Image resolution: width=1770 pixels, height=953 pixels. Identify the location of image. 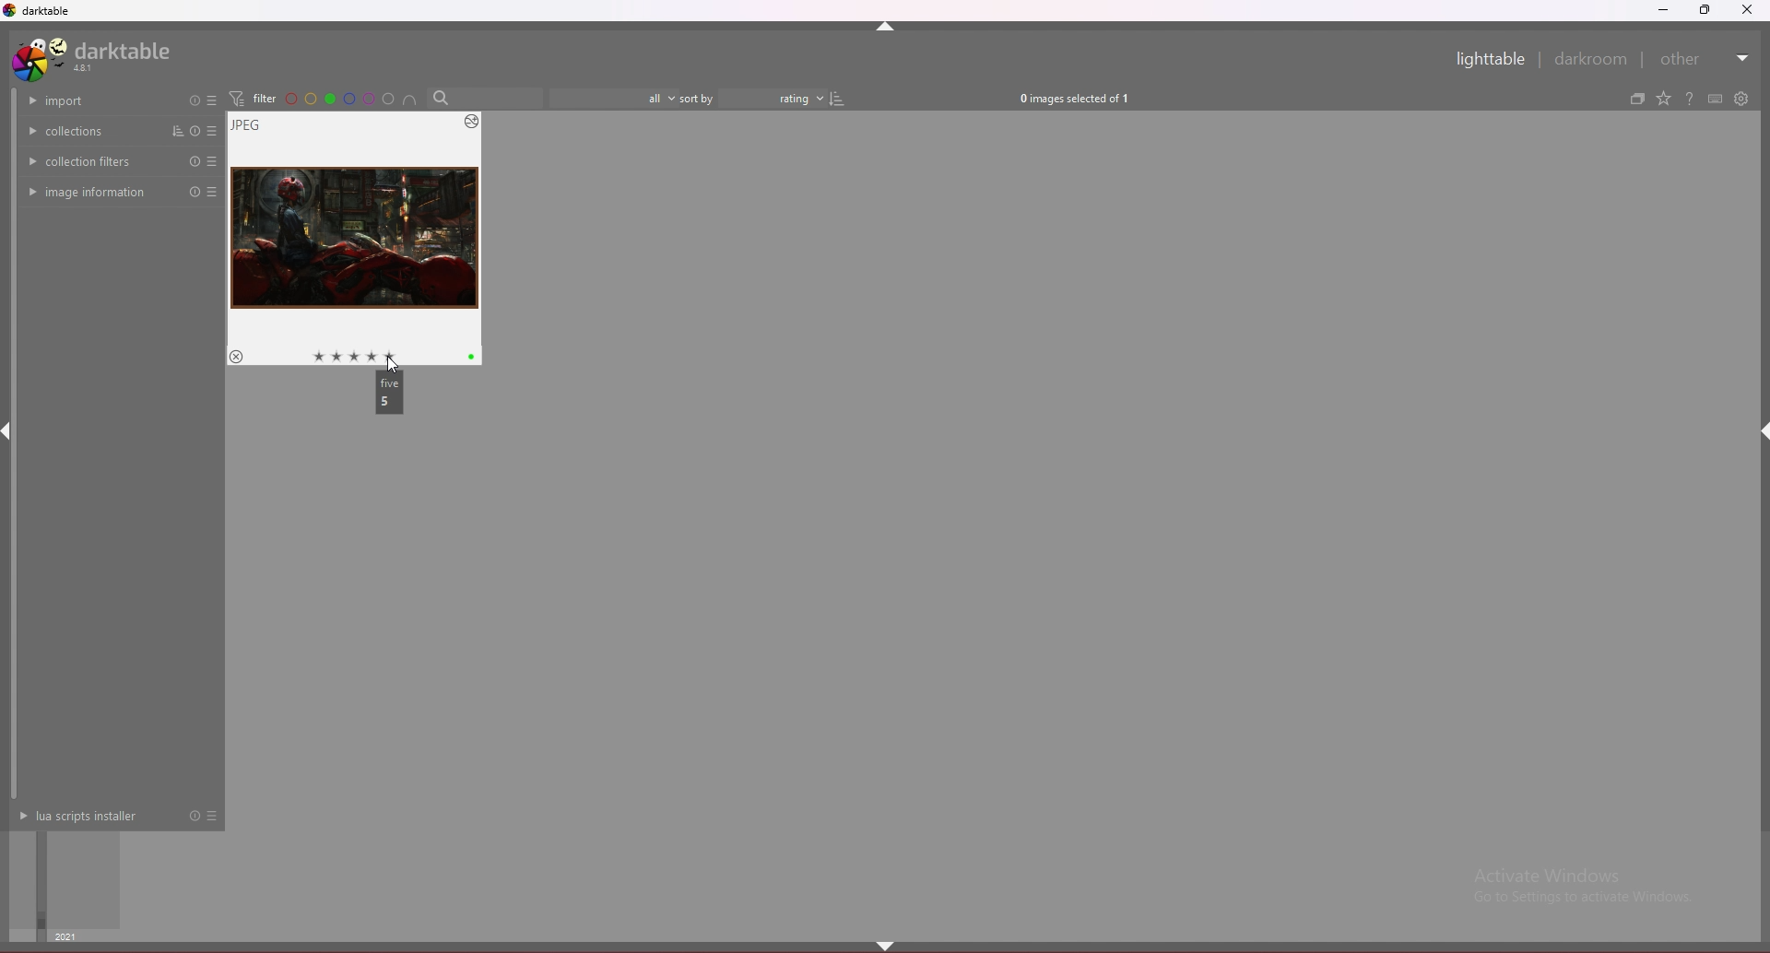
(354, 238).